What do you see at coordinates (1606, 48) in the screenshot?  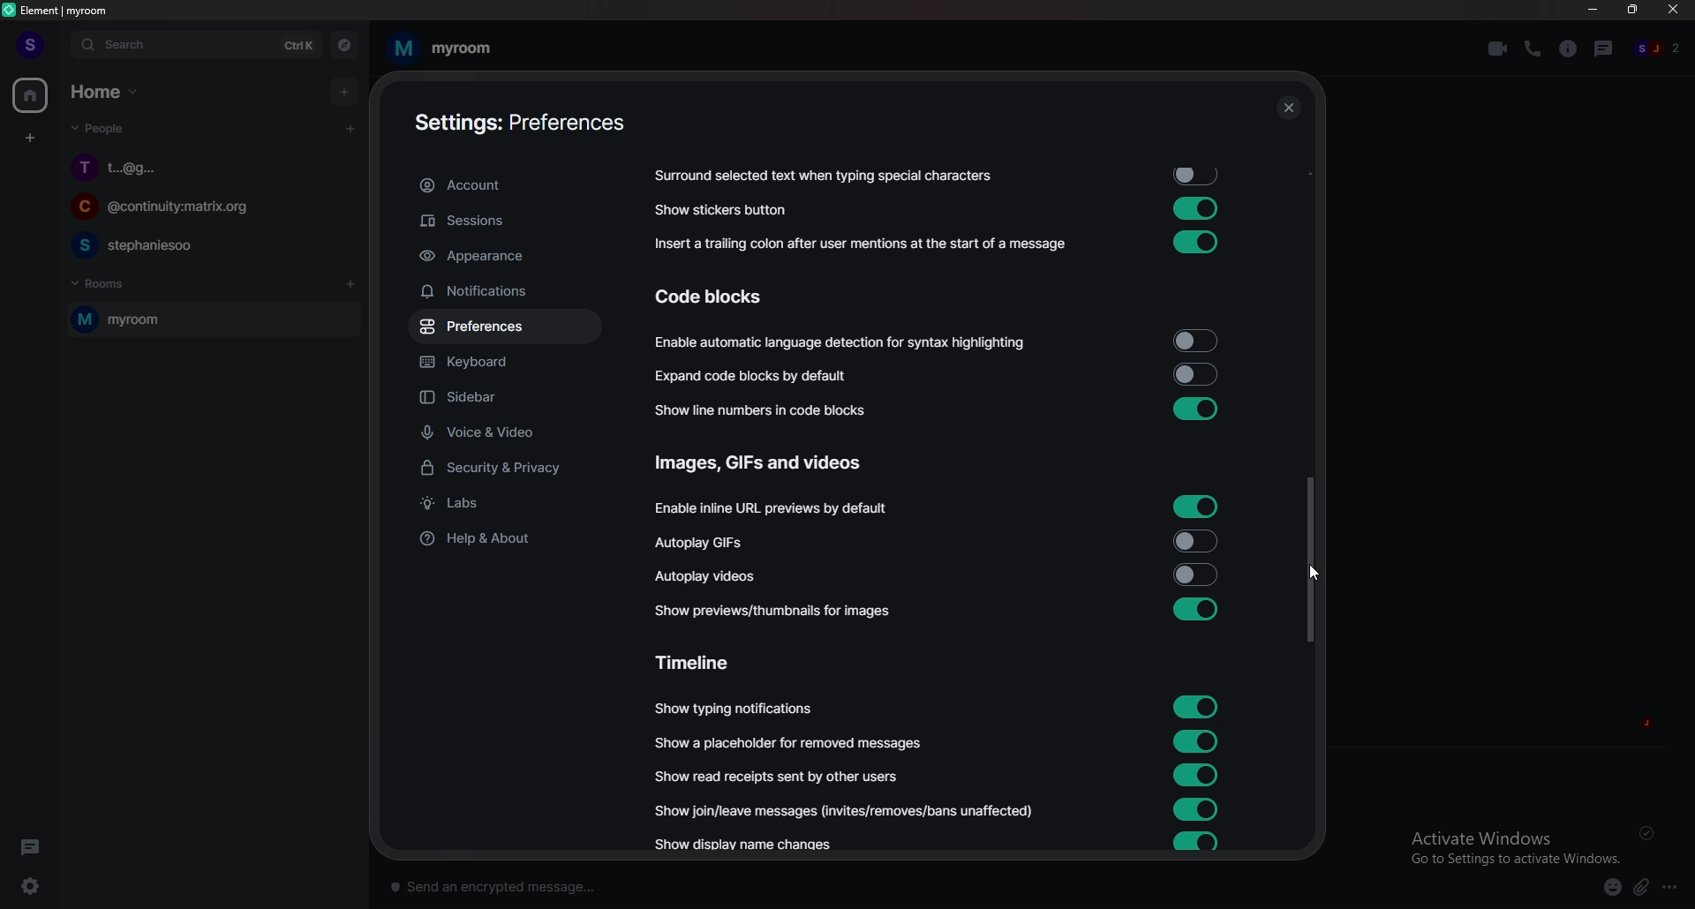 I see `thread` at bounding box center [1606, 48].